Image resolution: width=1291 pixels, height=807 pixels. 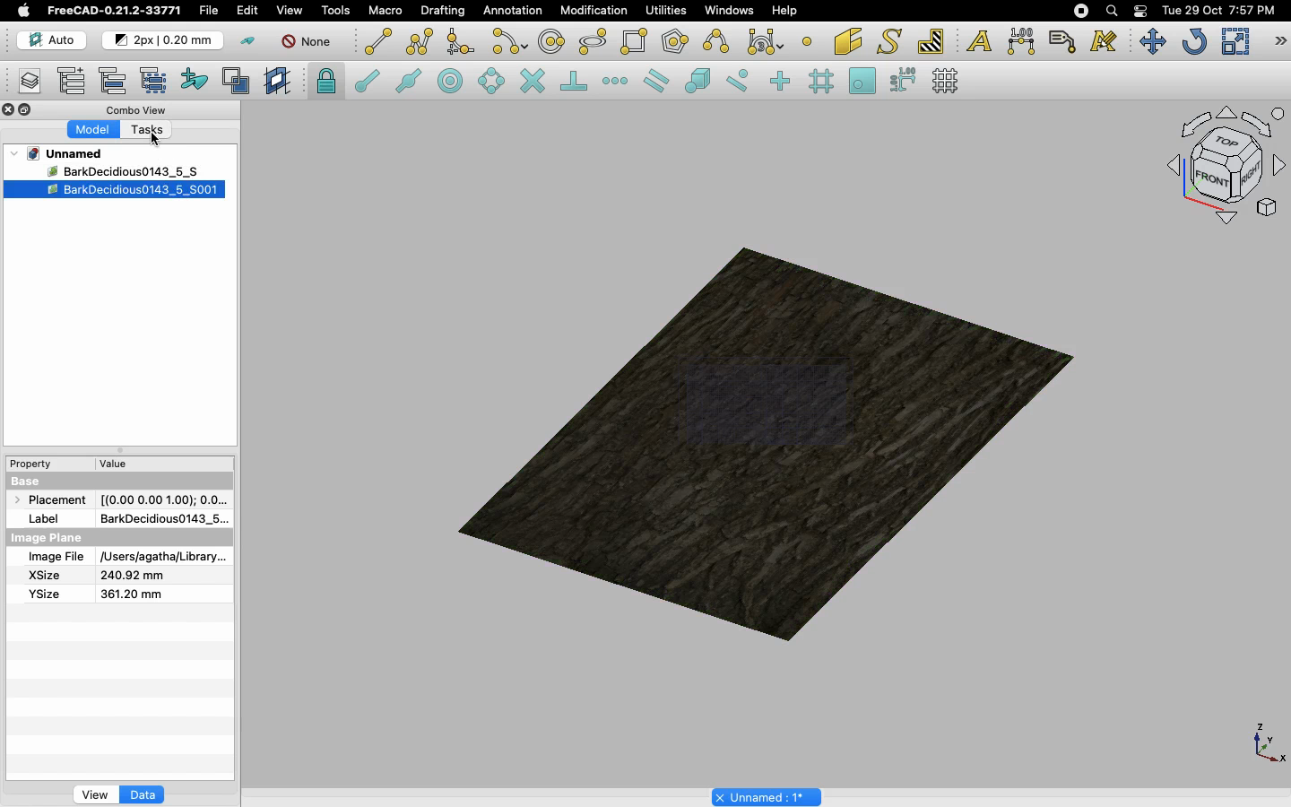 I want to click on Select group, so click(x=155, y=79).